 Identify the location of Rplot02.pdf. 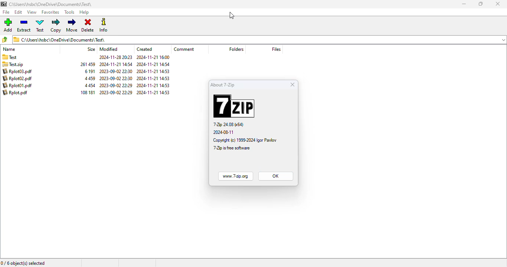
(16, 79).